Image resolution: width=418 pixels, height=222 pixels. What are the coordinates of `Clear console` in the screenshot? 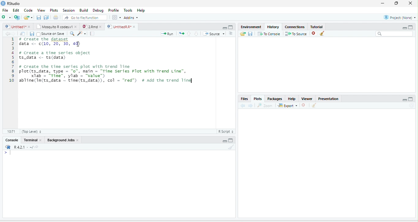 It's located at (231, 147).